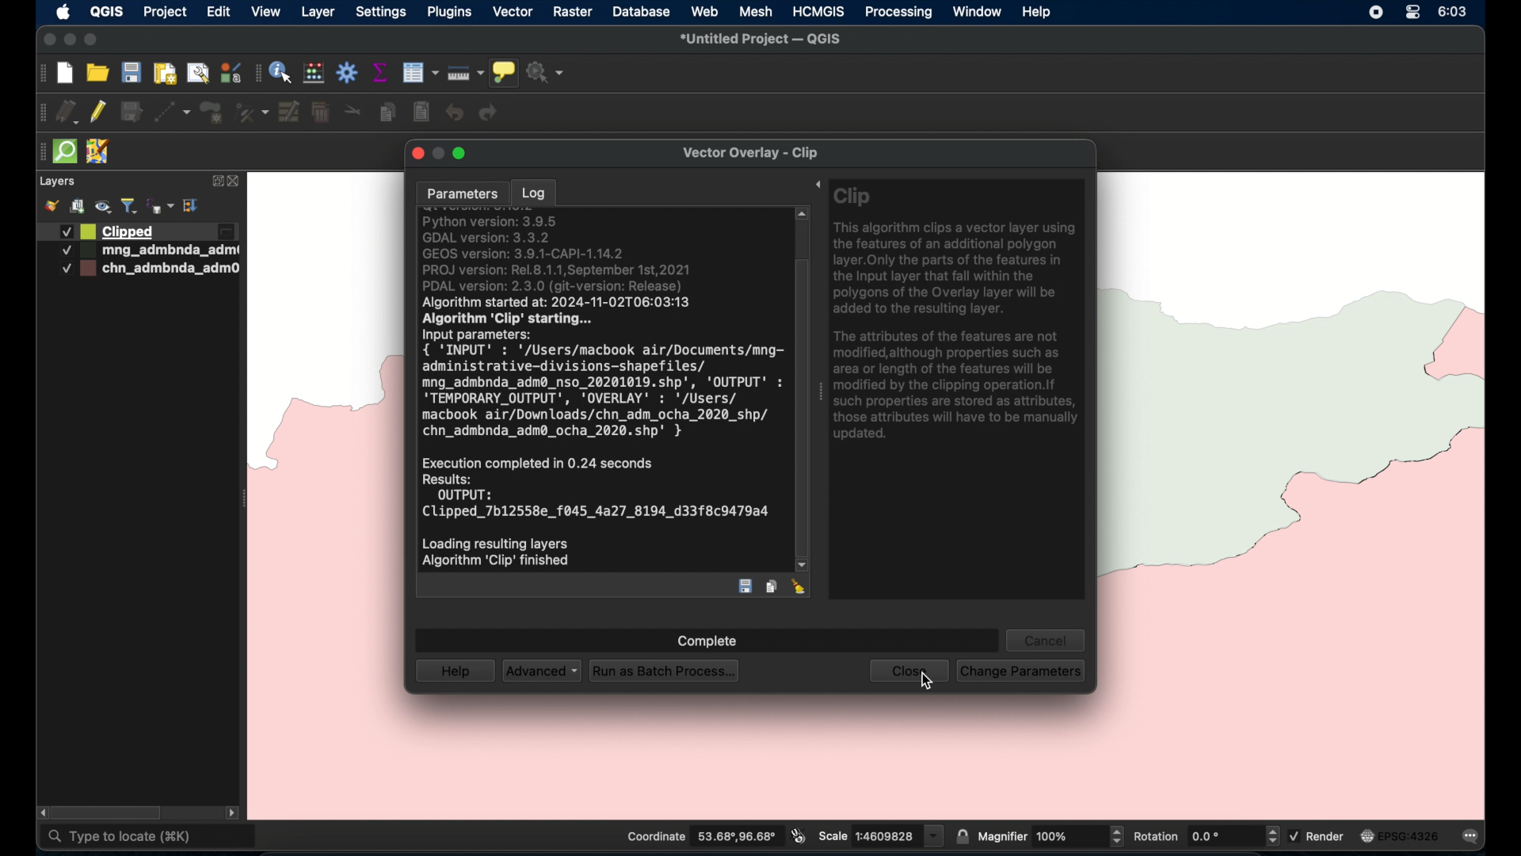  What do you see at coordinates (48, 40) in the screenshot?
I see `close` at bounding box center [48, 40].